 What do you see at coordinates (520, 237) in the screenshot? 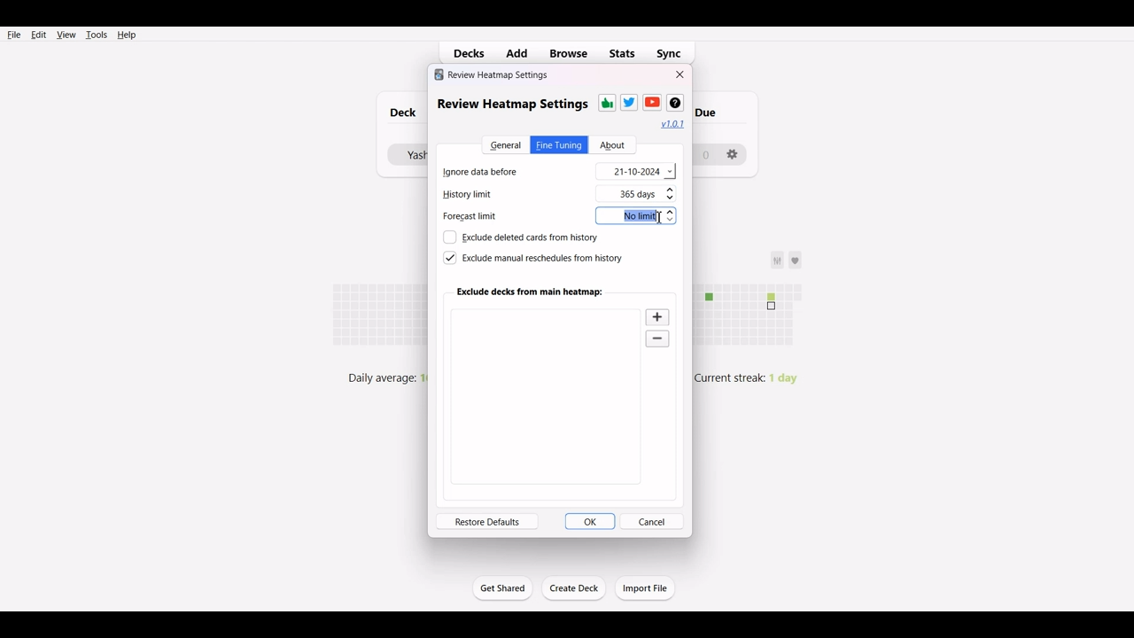
I see `Exclude deleted cards from history` at bounding box center [520, 237].